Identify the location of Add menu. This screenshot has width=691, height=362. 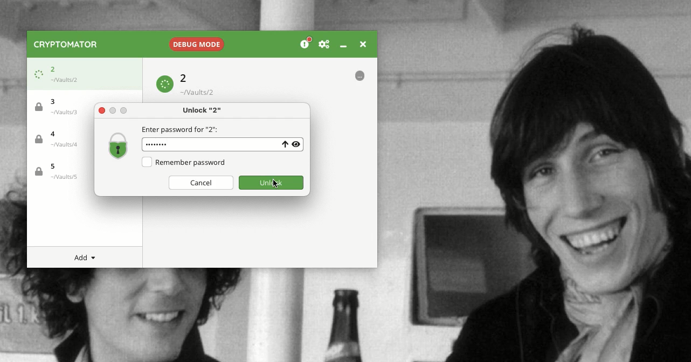
(87, 258).